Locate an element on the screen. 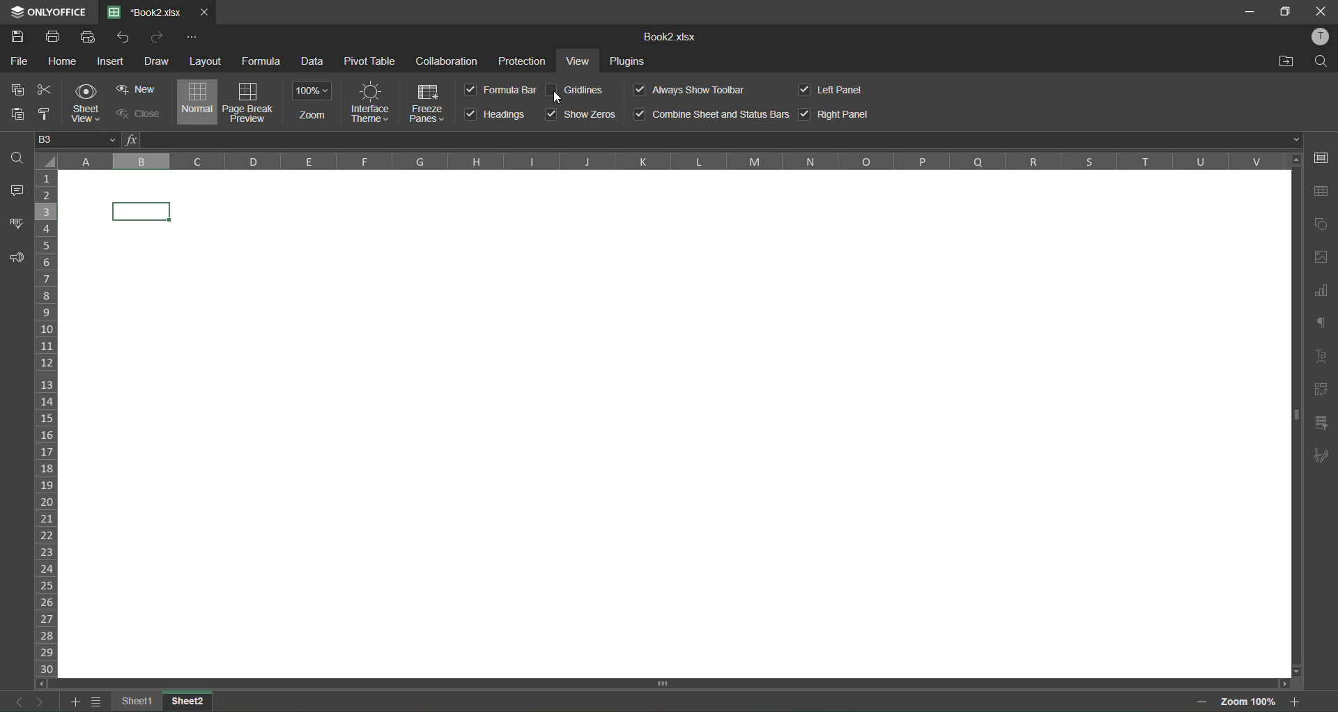  signature is located at coordinates (1321, 457).